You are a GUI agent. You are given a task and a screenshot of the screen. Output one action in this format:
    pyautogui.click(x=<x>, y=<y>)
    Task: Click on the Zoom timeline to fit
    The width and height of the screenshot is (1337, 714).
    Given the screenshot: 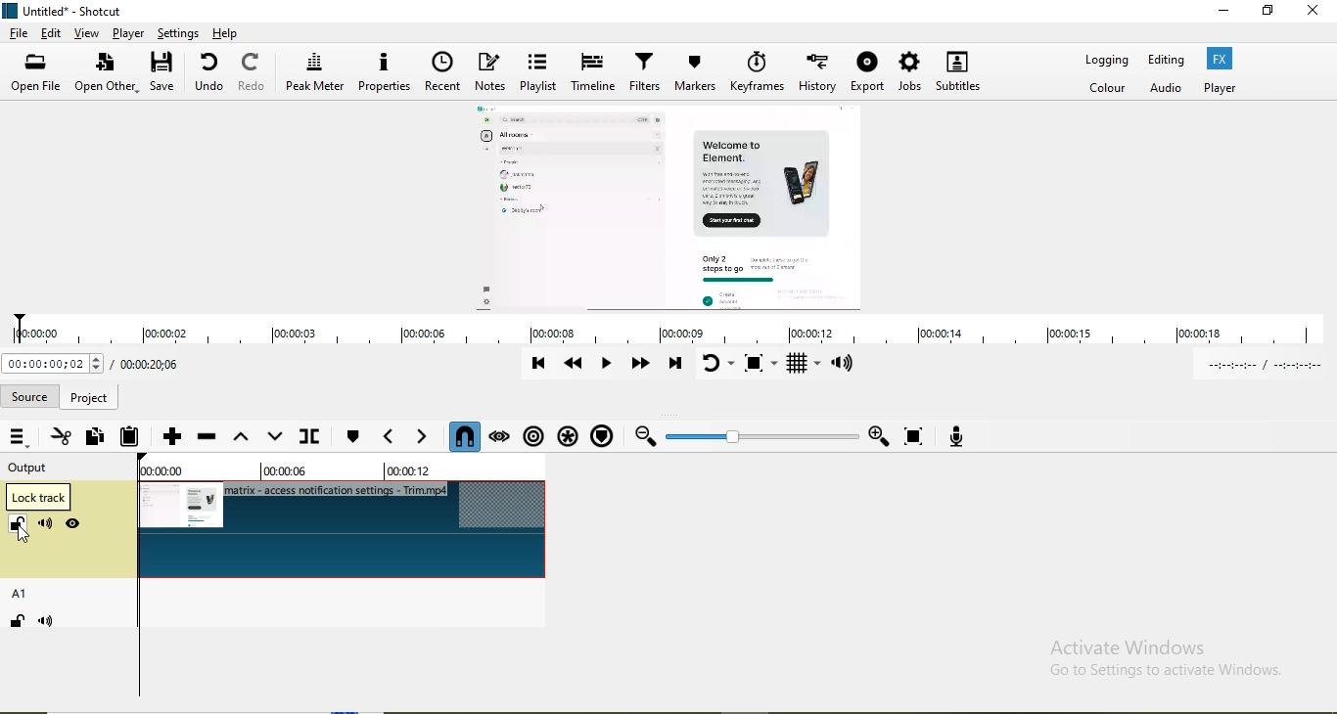 What is the action you would take?
    pyautogui.click(x=916, y=437)
    